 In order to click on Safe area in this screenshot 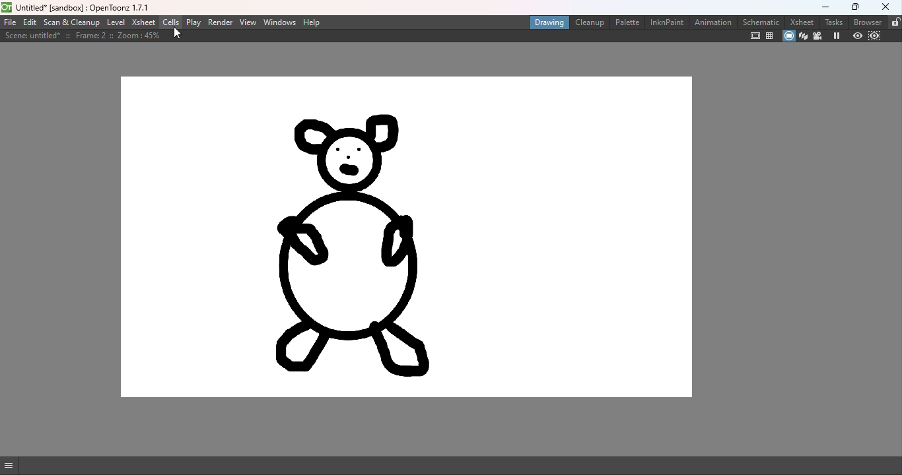, I will do `click(754, 36)`.